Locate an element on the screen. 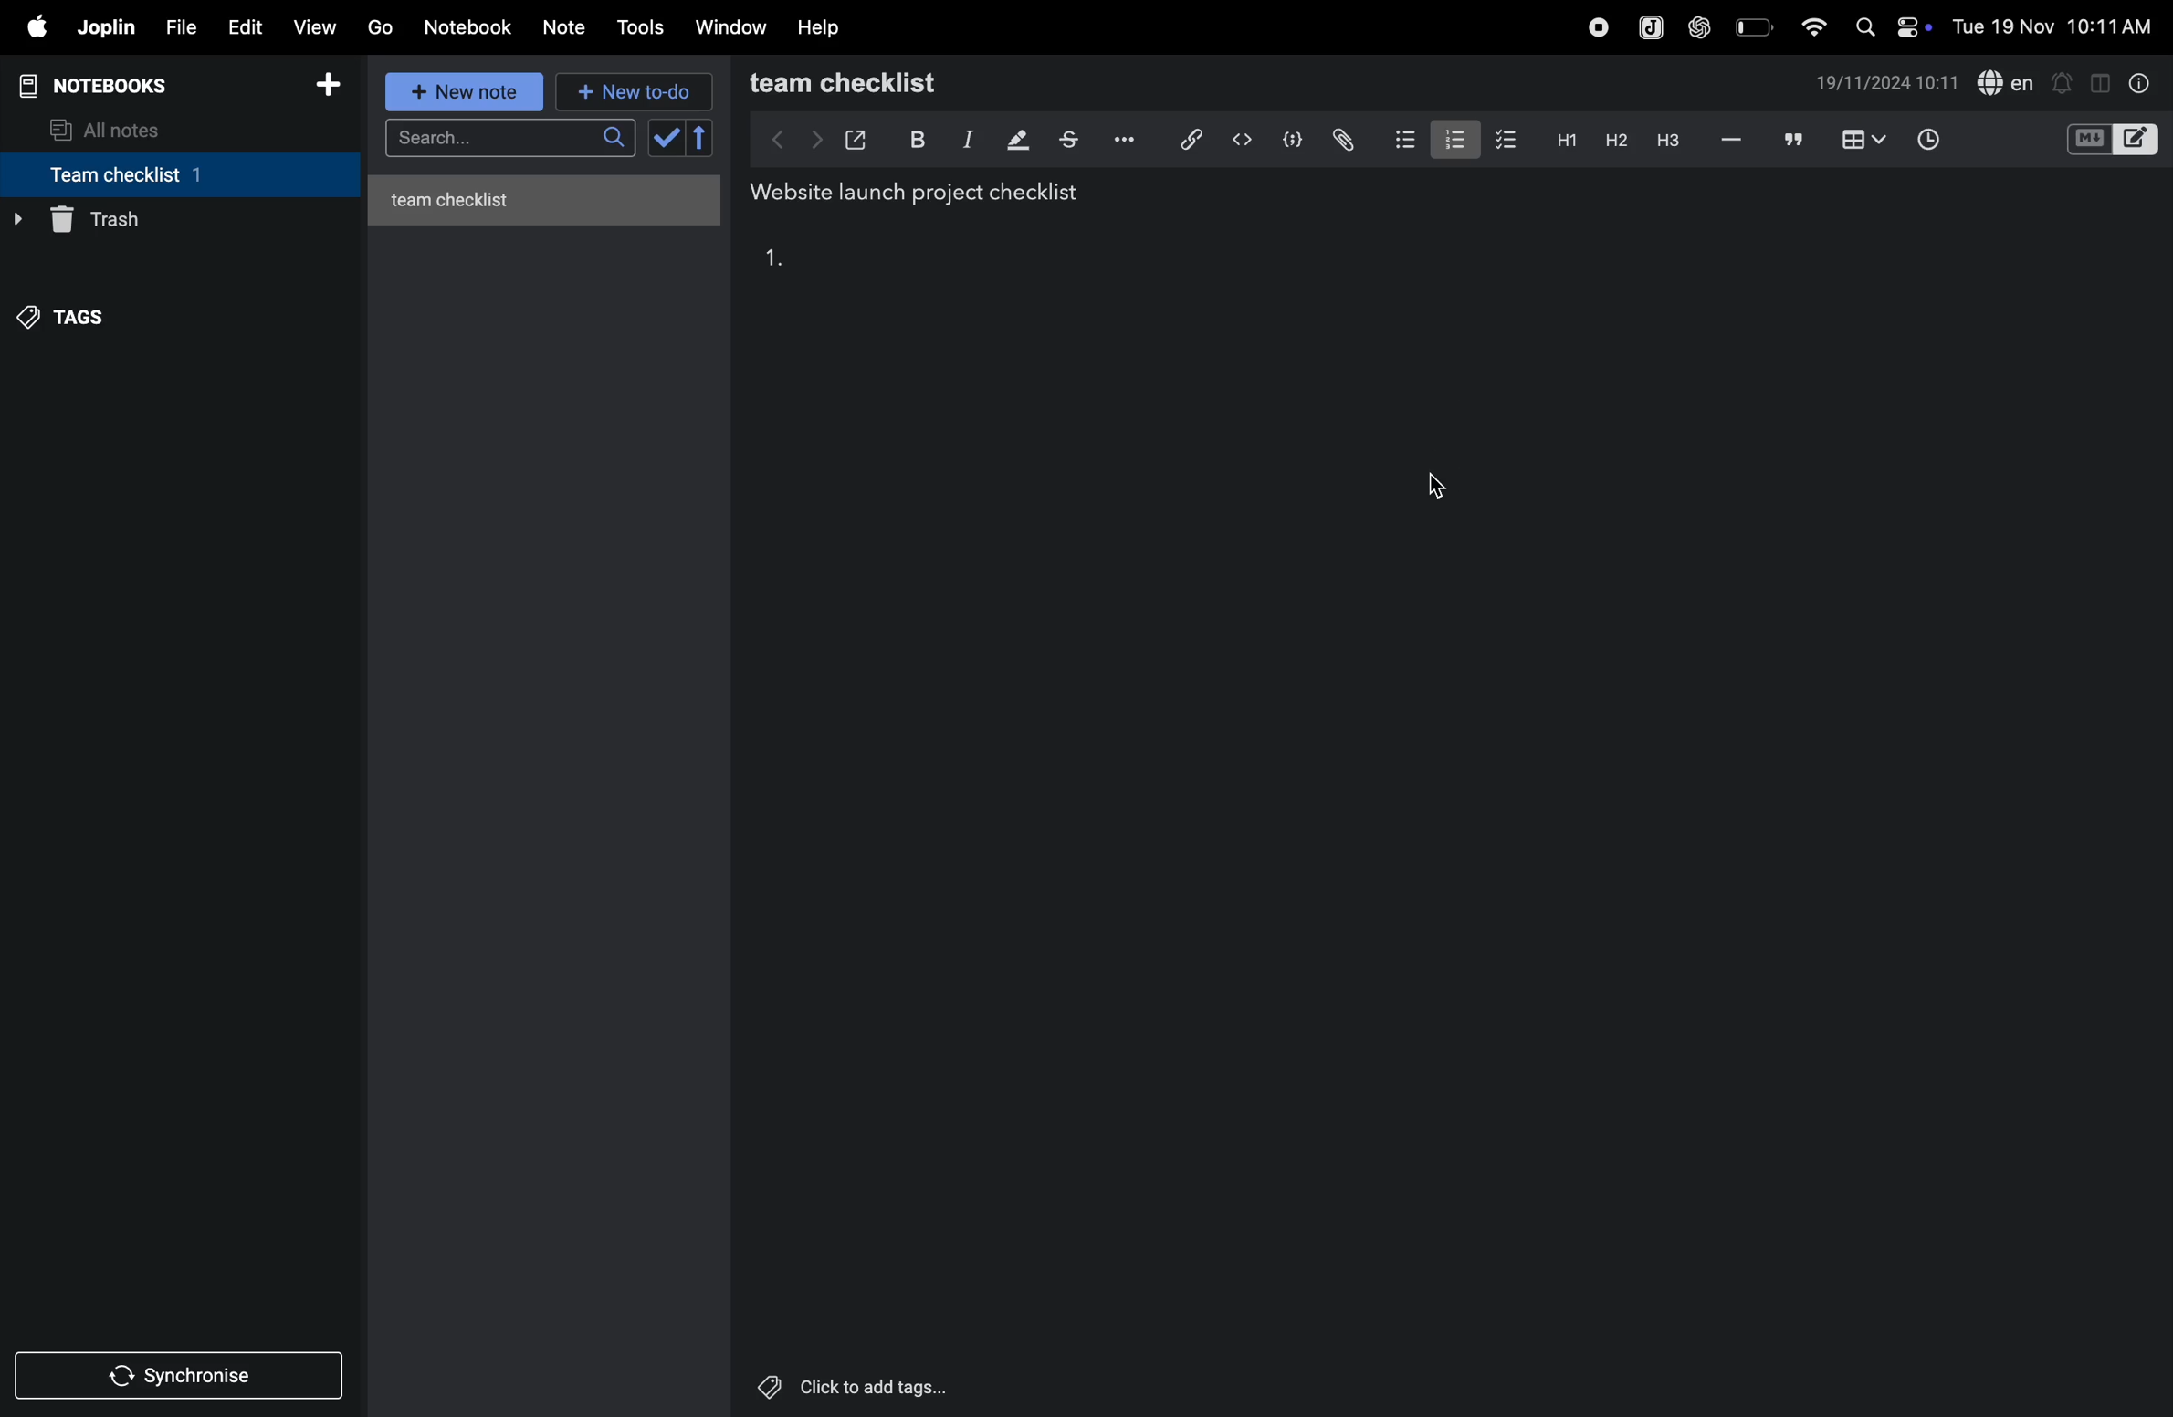 Image resolution: width=2173 pixels, height=1417 pixels. search  is located at coordinates (507, 141).